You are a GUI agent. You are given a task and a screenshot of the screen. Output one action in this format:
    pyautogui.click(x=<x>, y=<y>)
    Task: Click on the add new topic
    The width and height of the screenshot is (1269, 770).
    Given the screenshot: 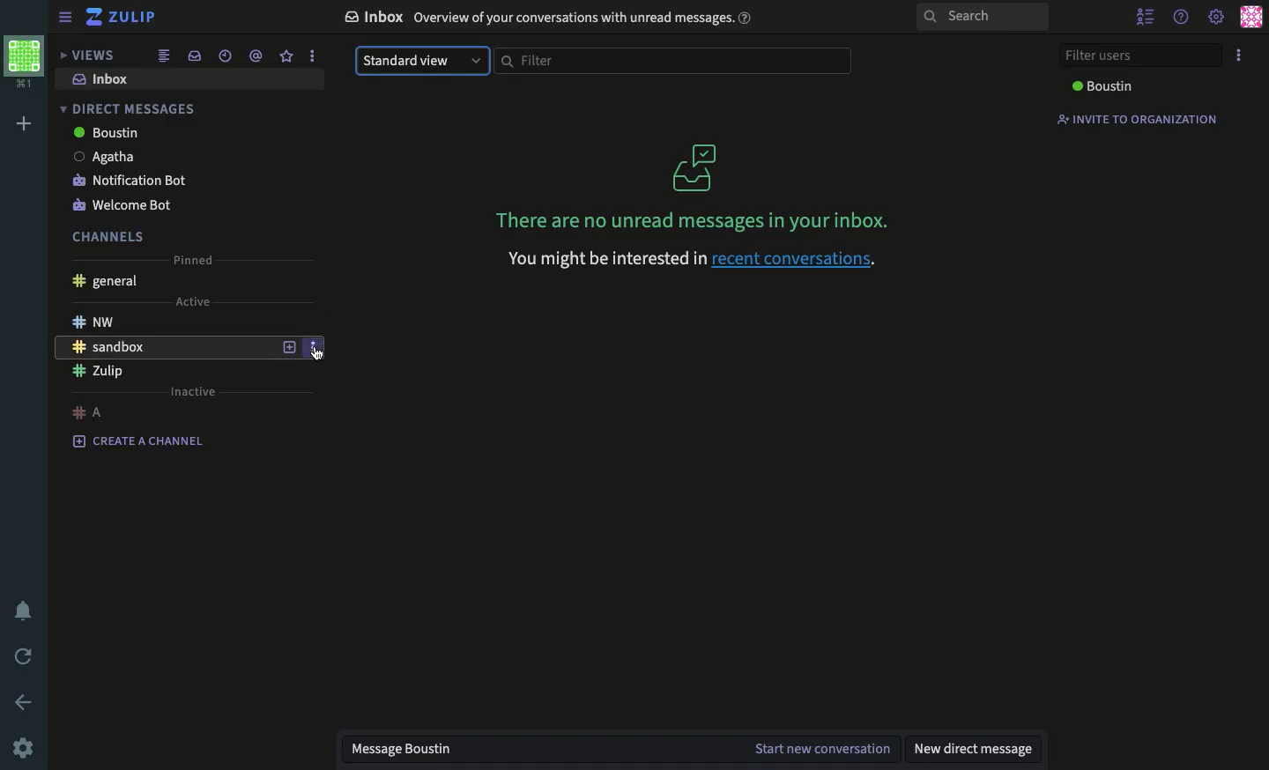 What is the action you would take?
    pyautogui.click(x=287, y=348)
    